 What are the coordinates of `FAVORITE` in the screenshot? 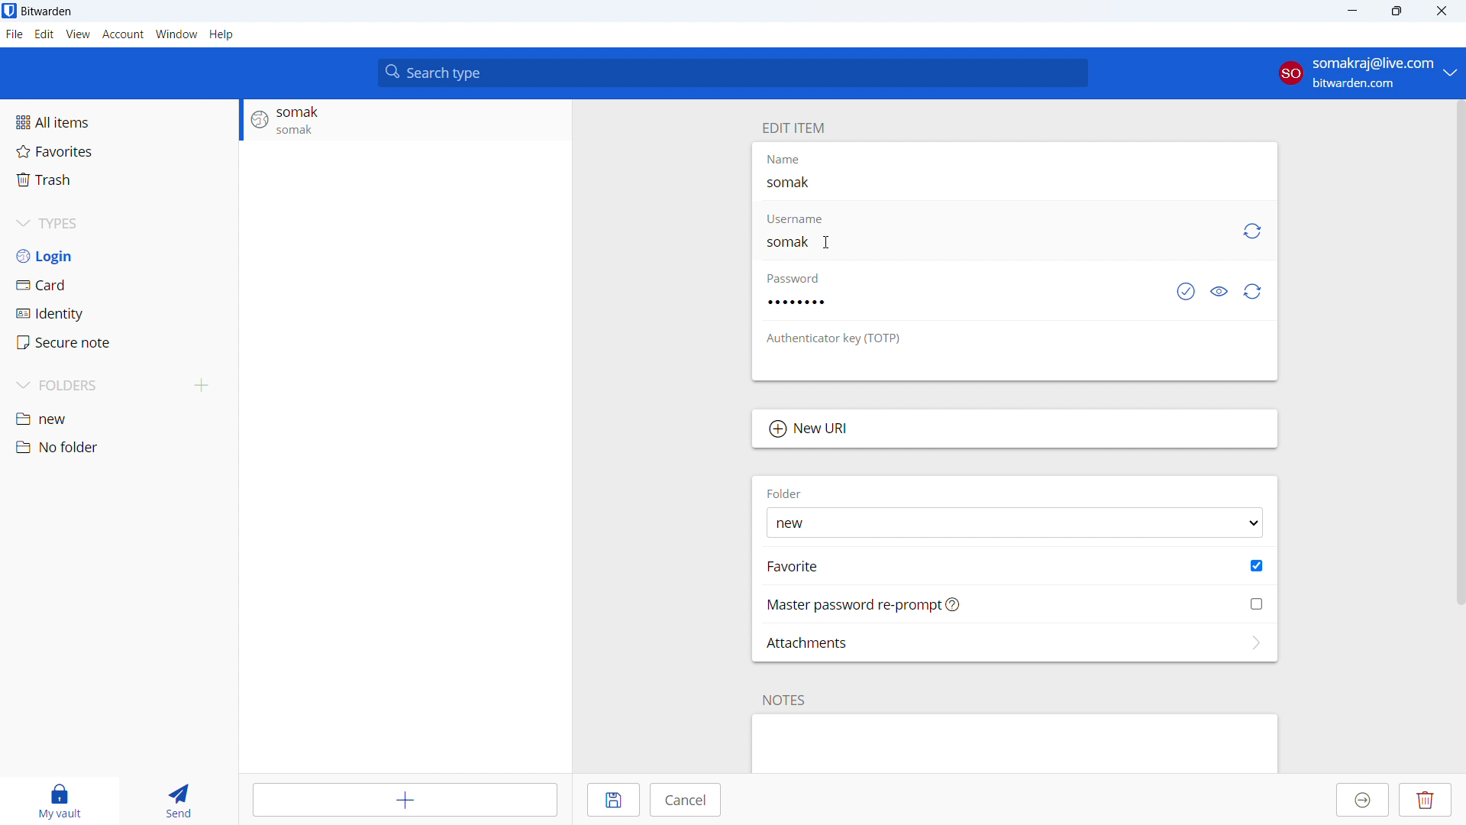 It's located at (795, 566).